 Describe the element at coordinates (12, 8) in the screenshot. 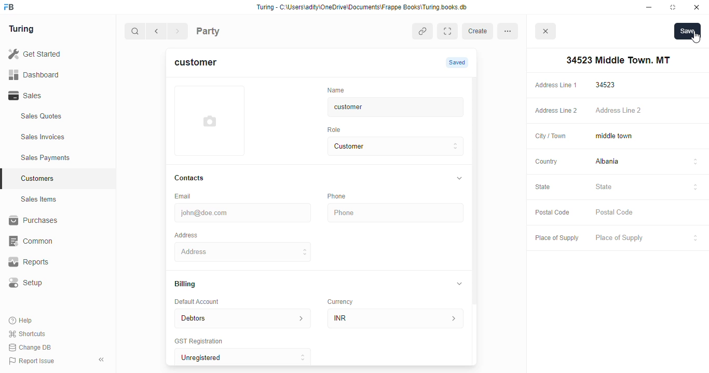

I see `frappebooks logo` at that location.